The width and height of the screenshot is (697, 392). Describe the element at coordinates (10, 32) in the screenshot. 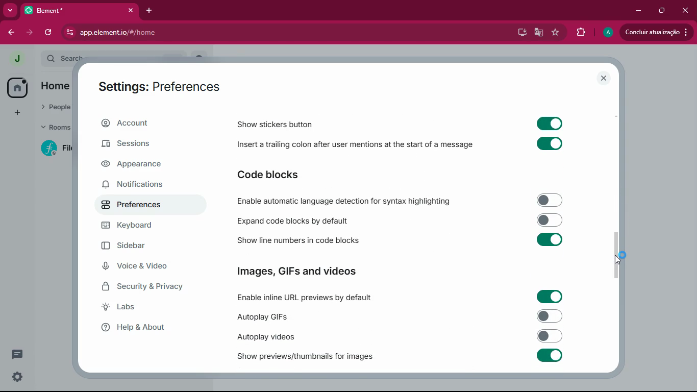

I see `back` at that location.